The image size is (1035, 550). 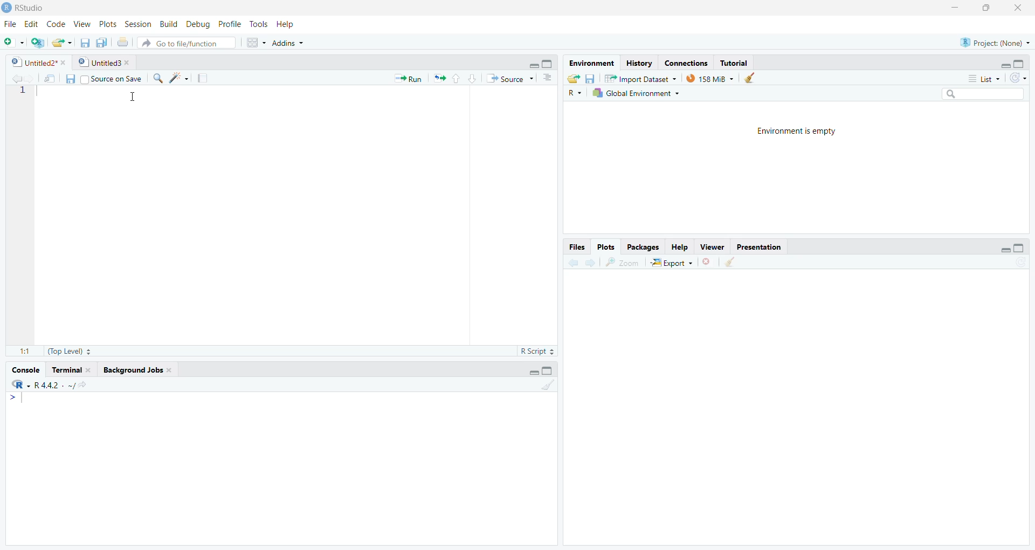 I want to click on New file, so click(x=12, y=40).